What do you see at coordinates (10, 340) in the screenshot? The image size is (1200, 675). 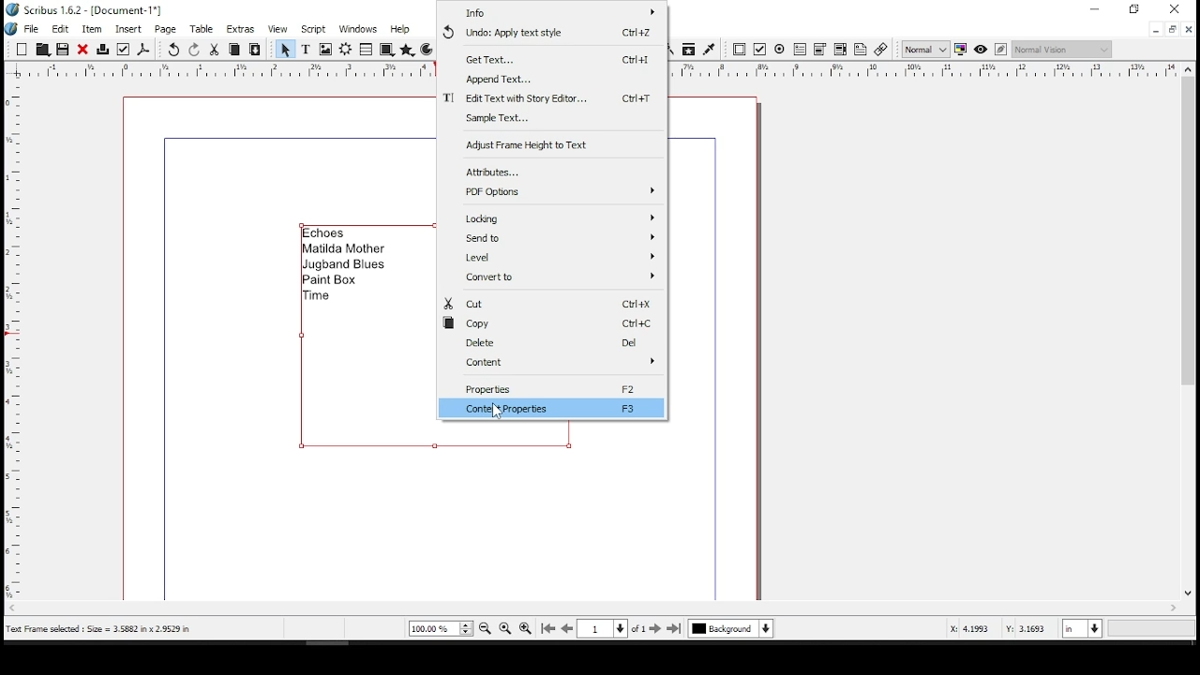 I see `vertical scale` at bounding box center [10, 340].